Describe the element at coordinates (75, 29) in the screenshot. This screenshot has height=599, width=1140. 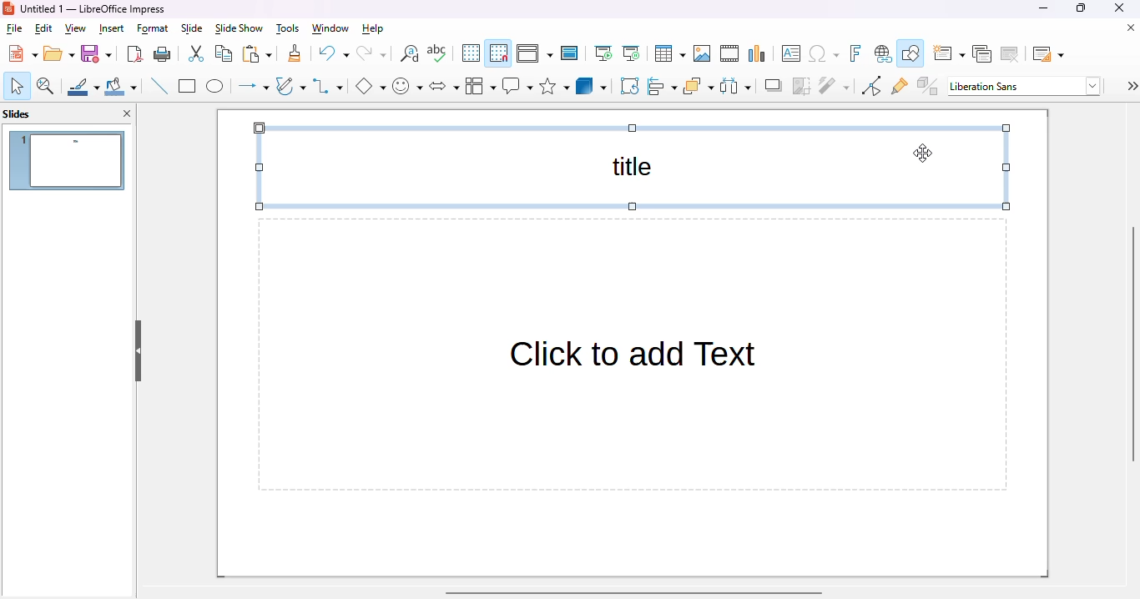
I see `view` at that location.